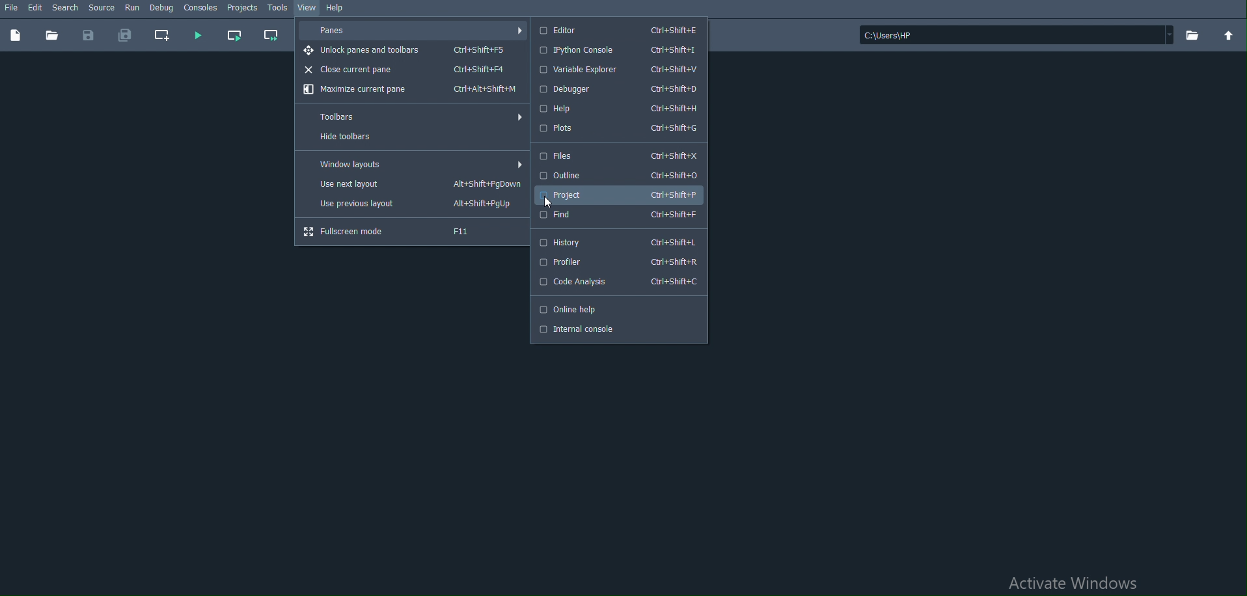 Image resolution: width=1247 pixels, height=596 pixels. Describe the element at coordinates (278, 7) in the screenshot. I see `Tools` at that location.